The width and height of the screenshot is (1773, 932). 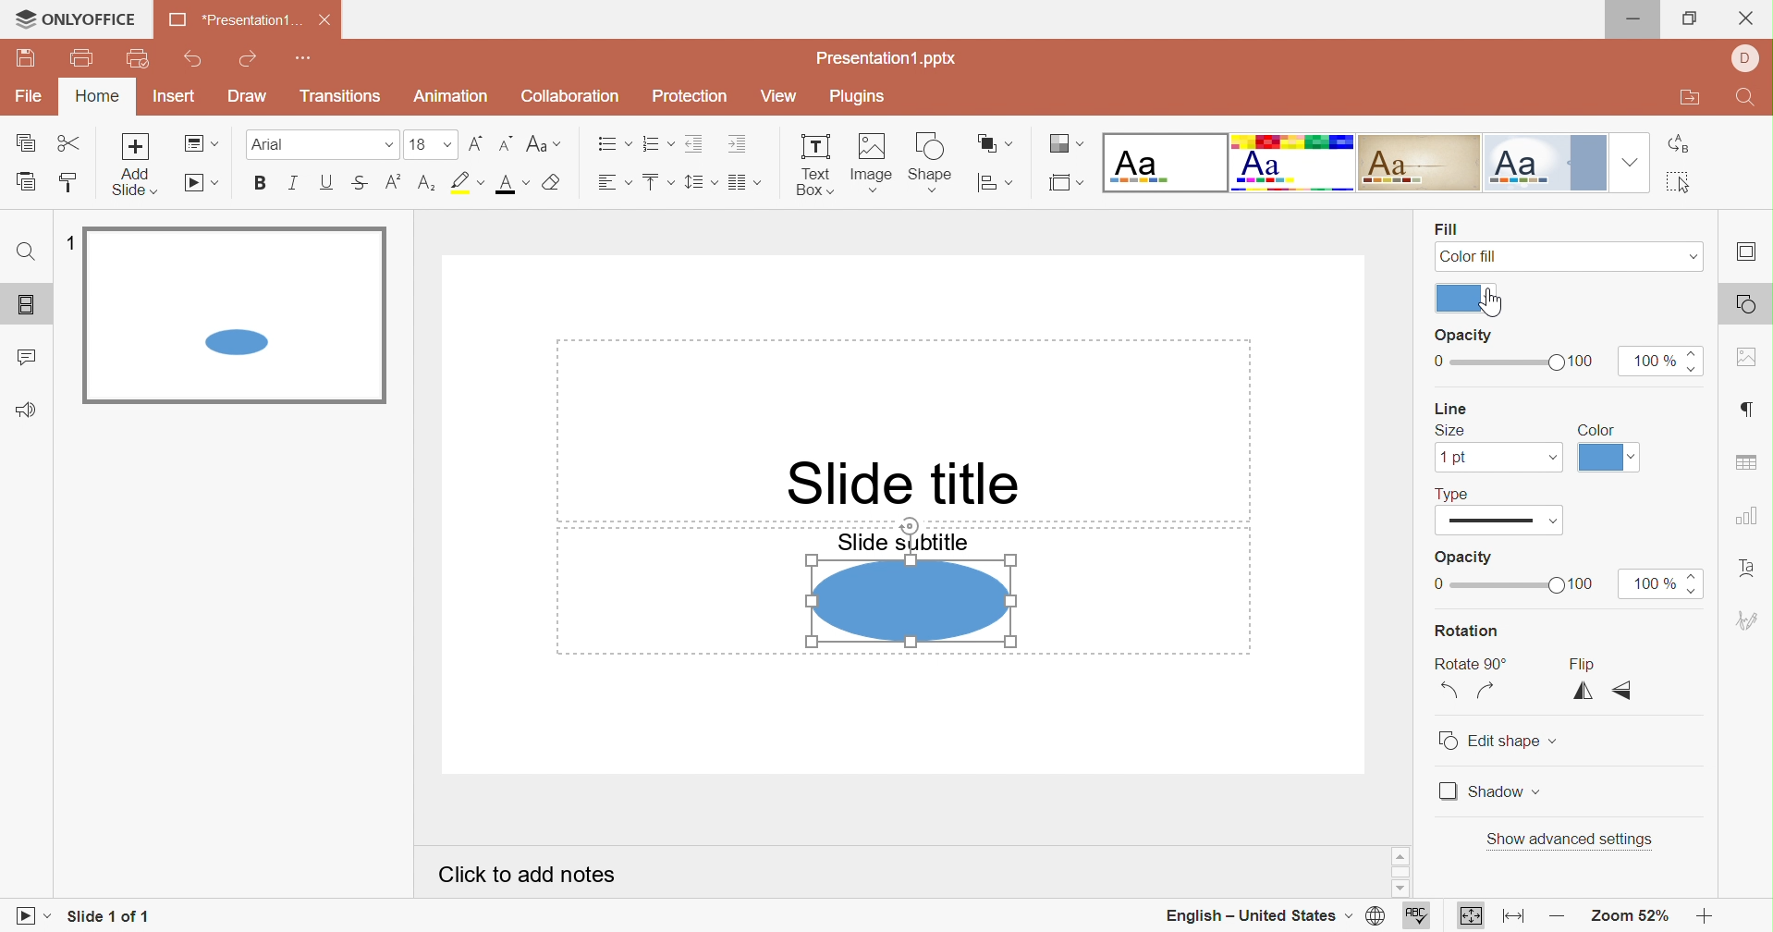 What do you see at coordinates (1748, 252) in the screenshot?
I see `Slide settings` at bounding box center [1748, 252].